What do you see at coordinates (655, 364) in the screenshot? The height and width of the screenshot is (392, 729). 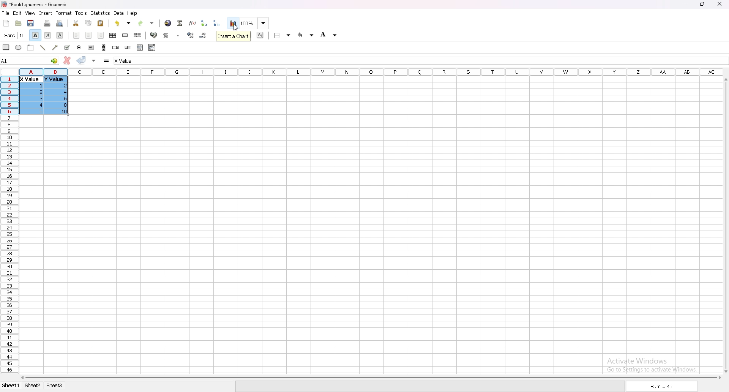 I see `activate windows` at bounding box center [655, 364].